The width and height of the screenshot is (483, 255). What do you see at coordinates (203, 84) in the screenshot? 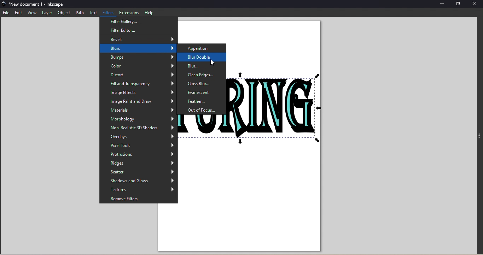
I see `Cross blur...` at bounding box center [203, 84].